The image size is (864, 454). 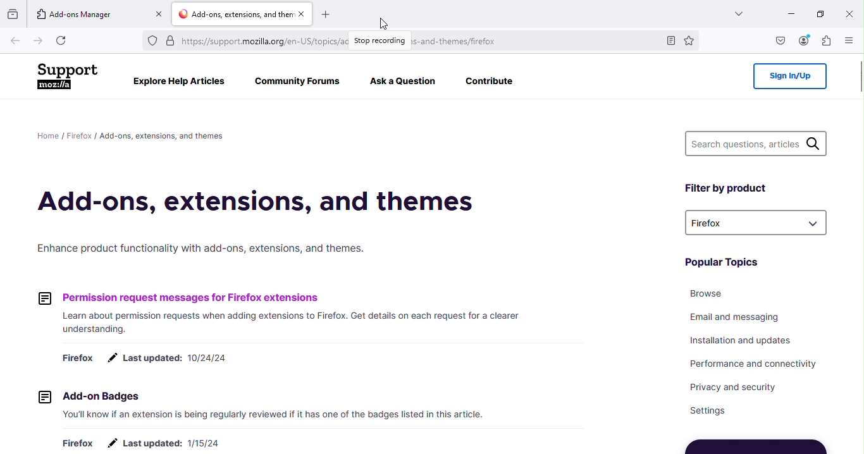 What do you see at coordinates (825, 39) in the screenshot?
I see `` at bounding box center [825, 39].